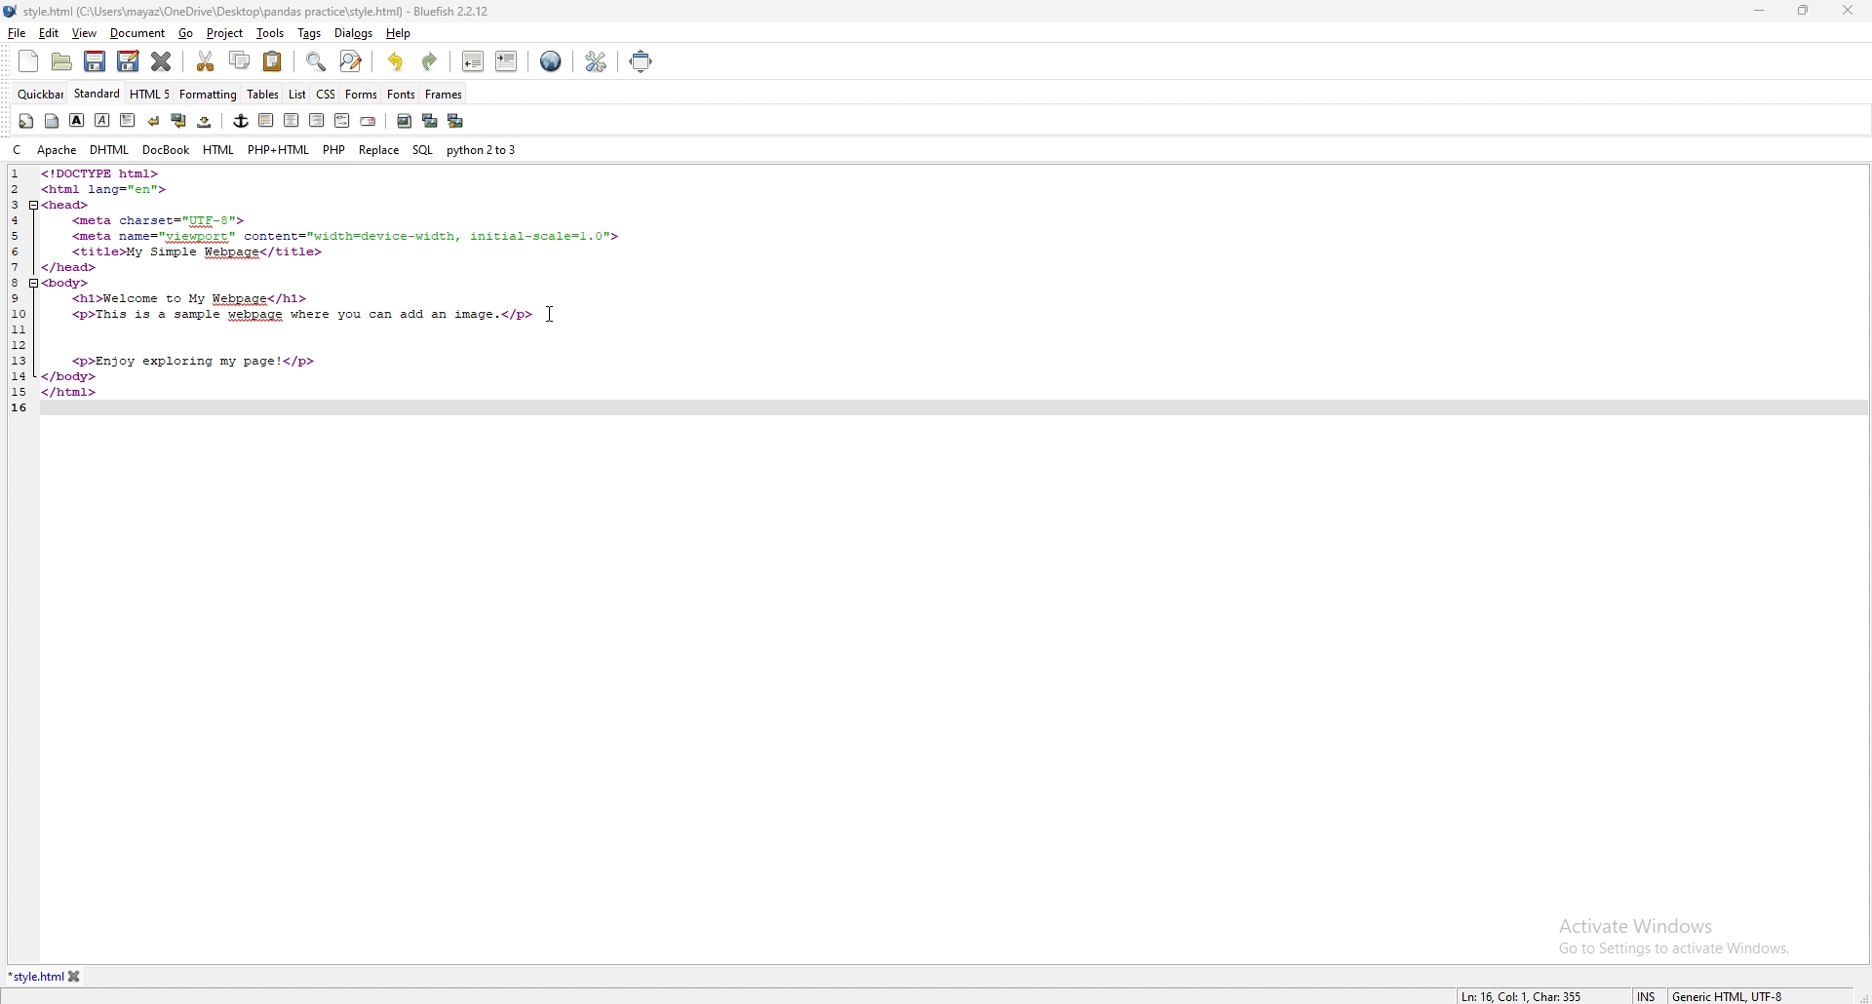 Image resolution: width=1872 pixels, height=1004 pixels. What do you see at coordinates (401, 94) in the screenshot?
I see `fonts` at bounding box center [401, 94].